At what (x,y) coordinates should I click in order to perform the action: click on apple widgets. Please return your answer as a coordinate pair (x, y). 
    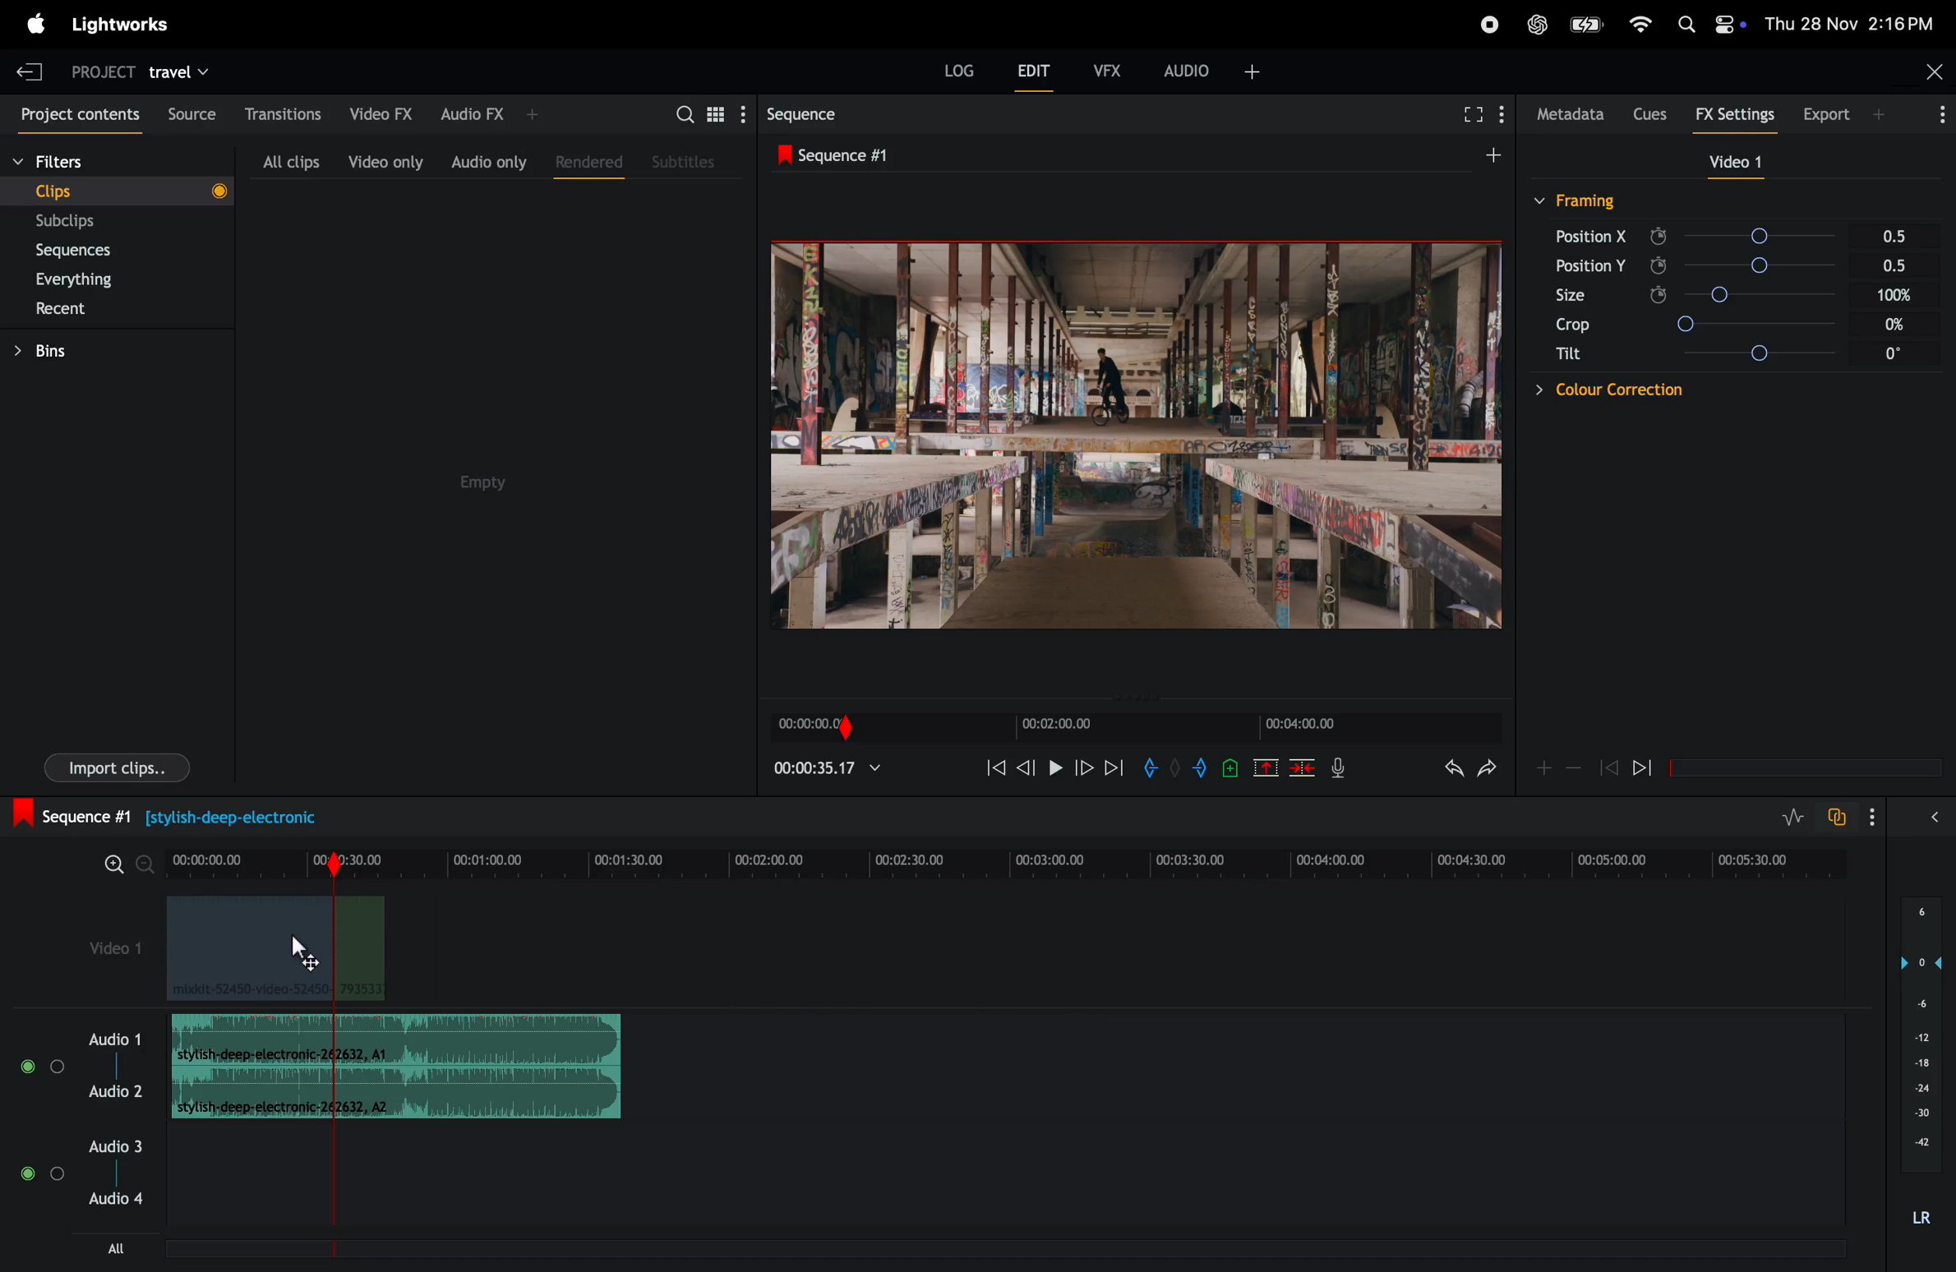
    Looking at the image, I should click on (1709, 21).